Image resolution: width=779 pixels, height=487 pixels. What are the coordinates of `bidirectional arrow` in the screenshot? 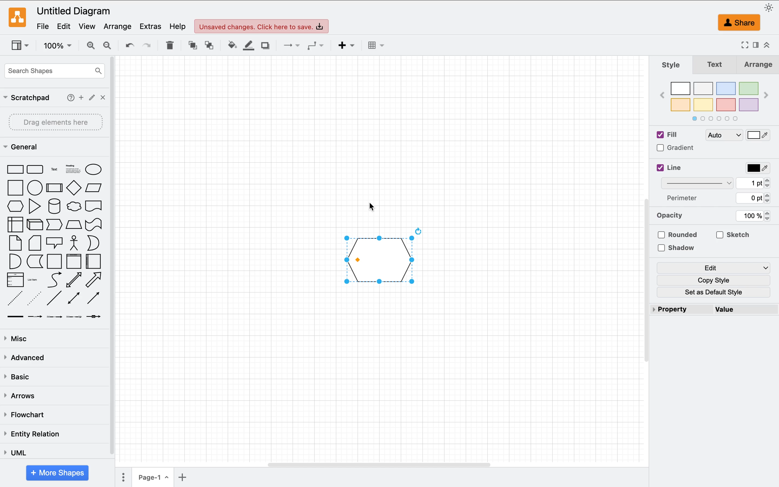 It's located at (74, 279).